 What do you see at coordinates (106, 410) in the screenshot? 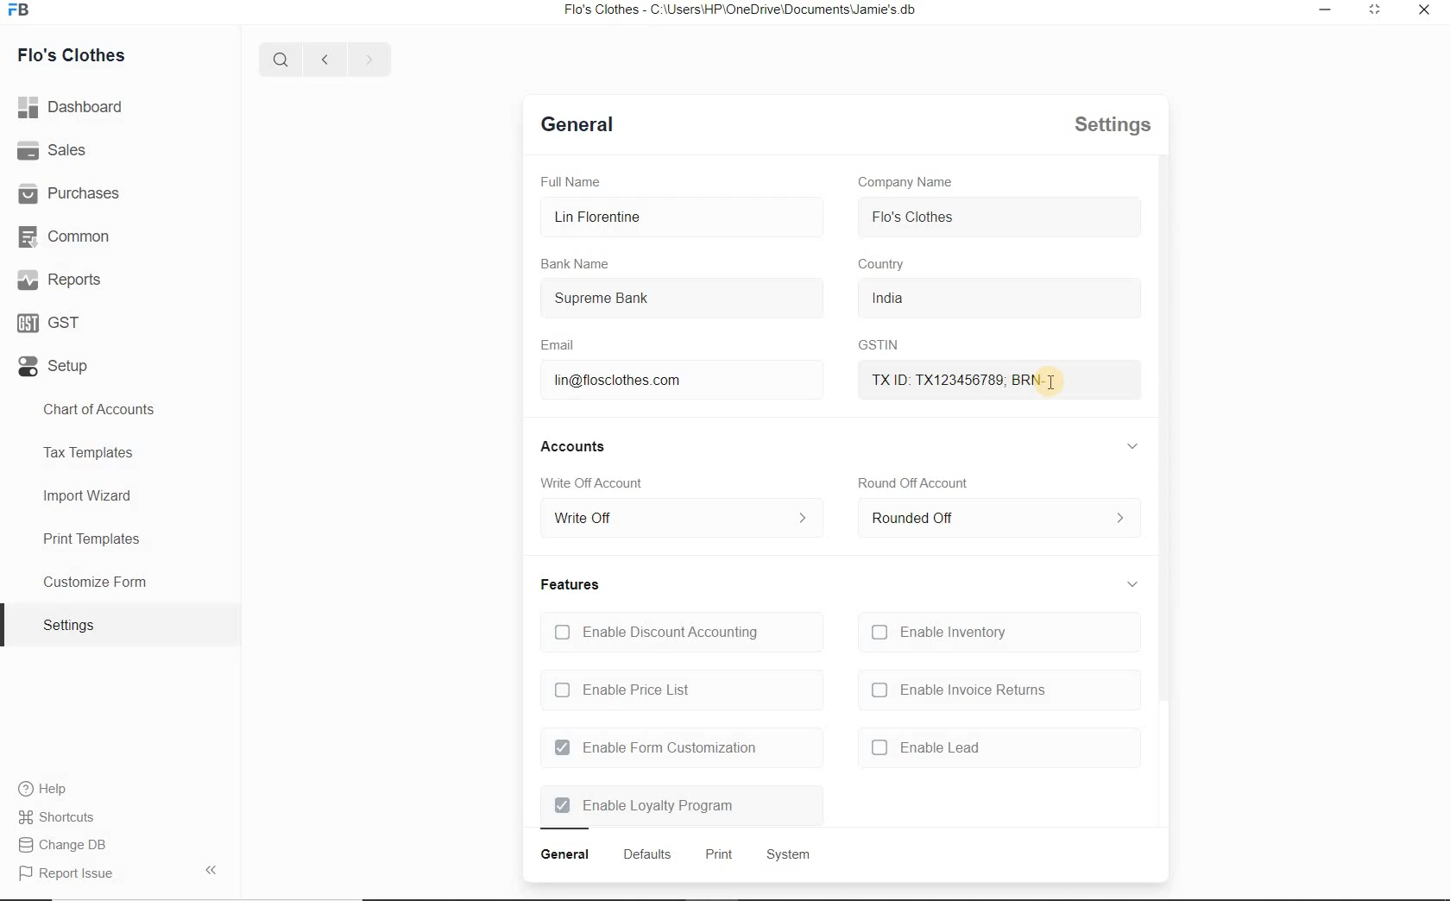
I see `Chart of Accounts` at bounding box center [106, 410].